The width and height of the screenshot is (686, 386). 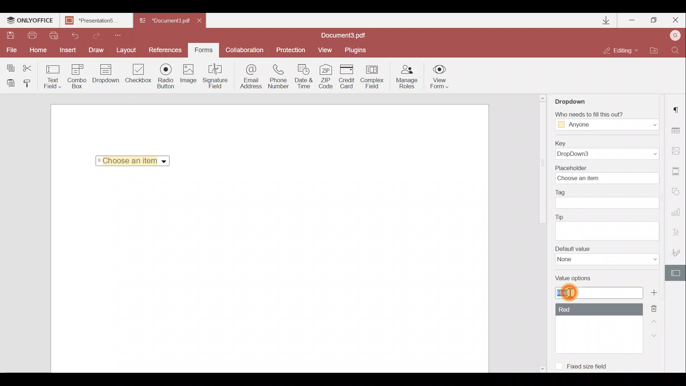 I want to click on Cursor, so click(x=570, y=292).